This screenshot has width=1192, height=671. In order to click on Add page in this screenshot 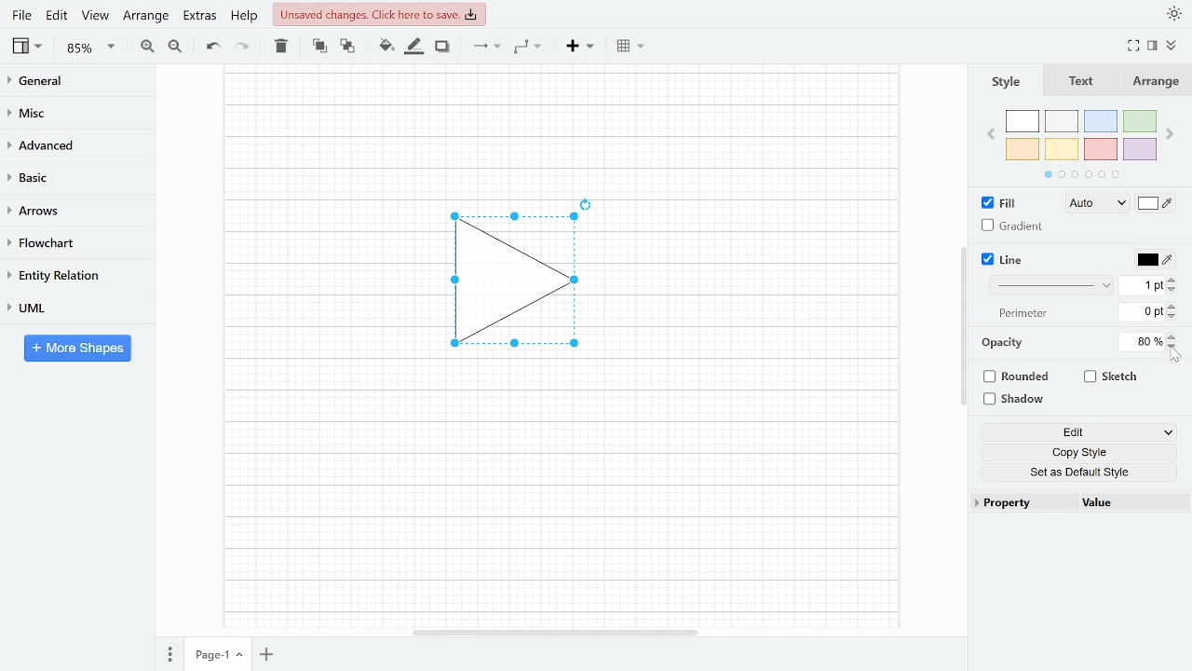, I will do `click(270, 656)`.